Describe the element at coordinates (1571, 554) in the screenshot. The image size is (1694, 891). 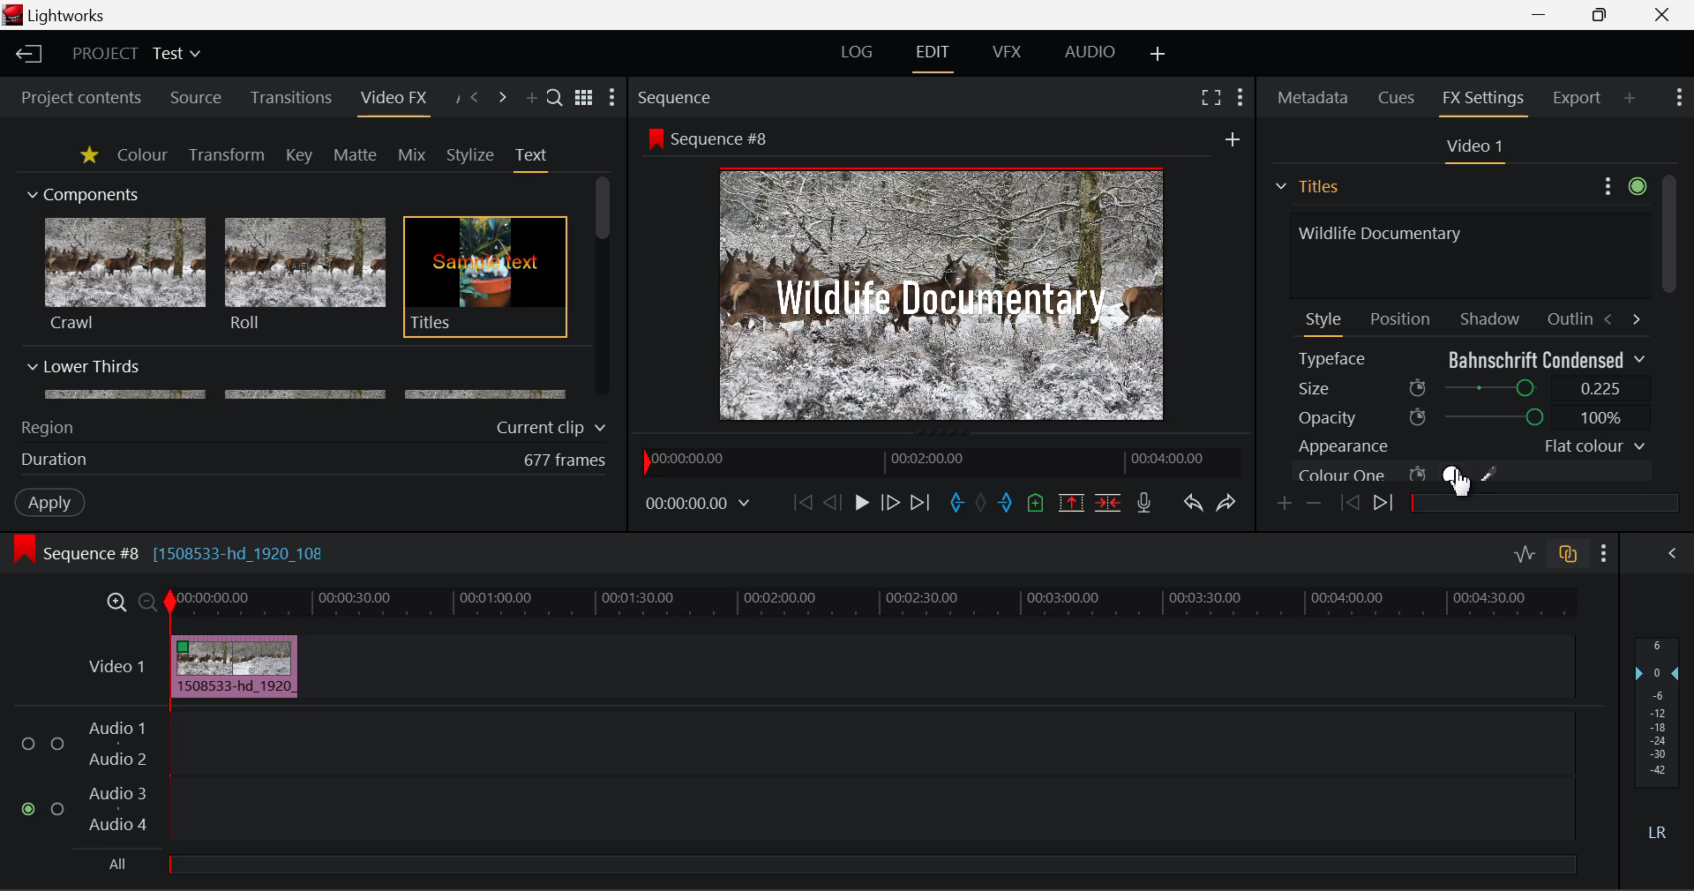
I see `Toggle auto track sync` at that location.